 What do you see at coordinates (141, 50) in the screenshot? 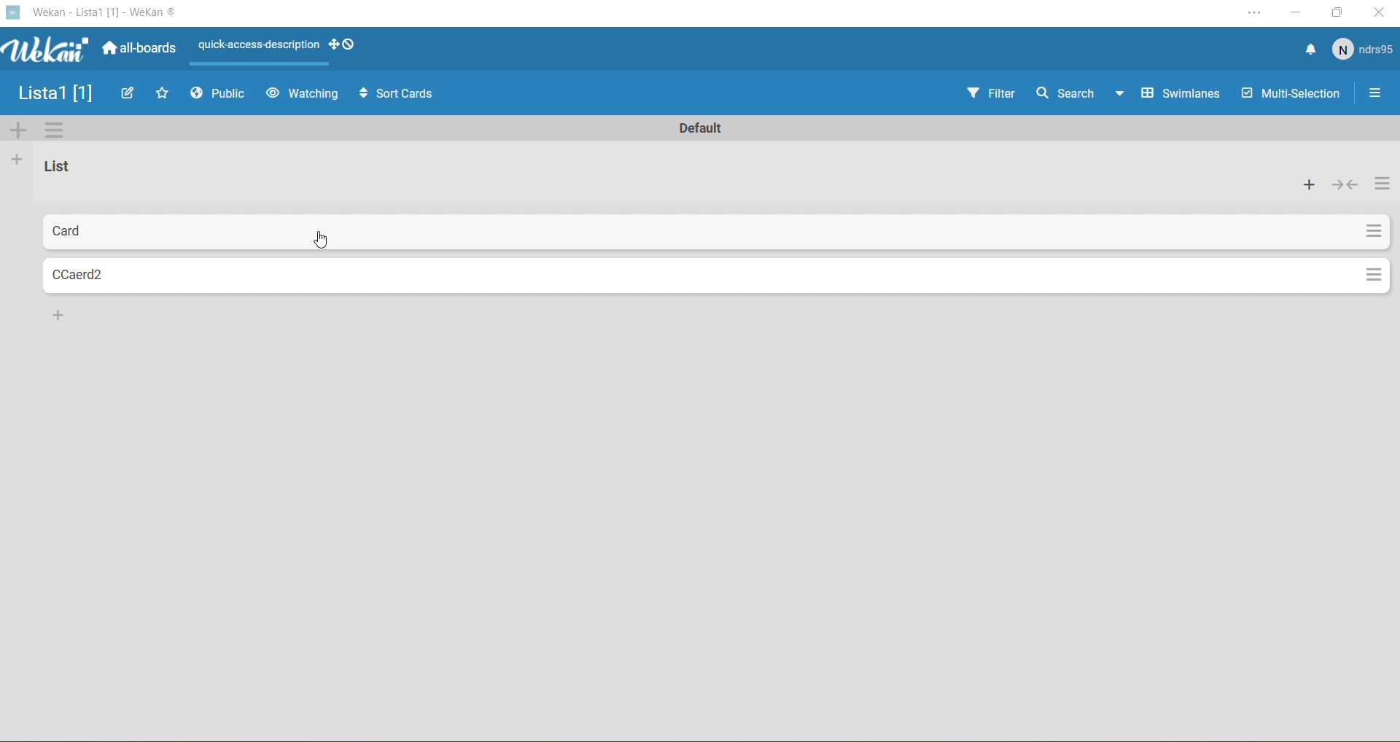
I see `All boards` at bounding box center [141, 50].